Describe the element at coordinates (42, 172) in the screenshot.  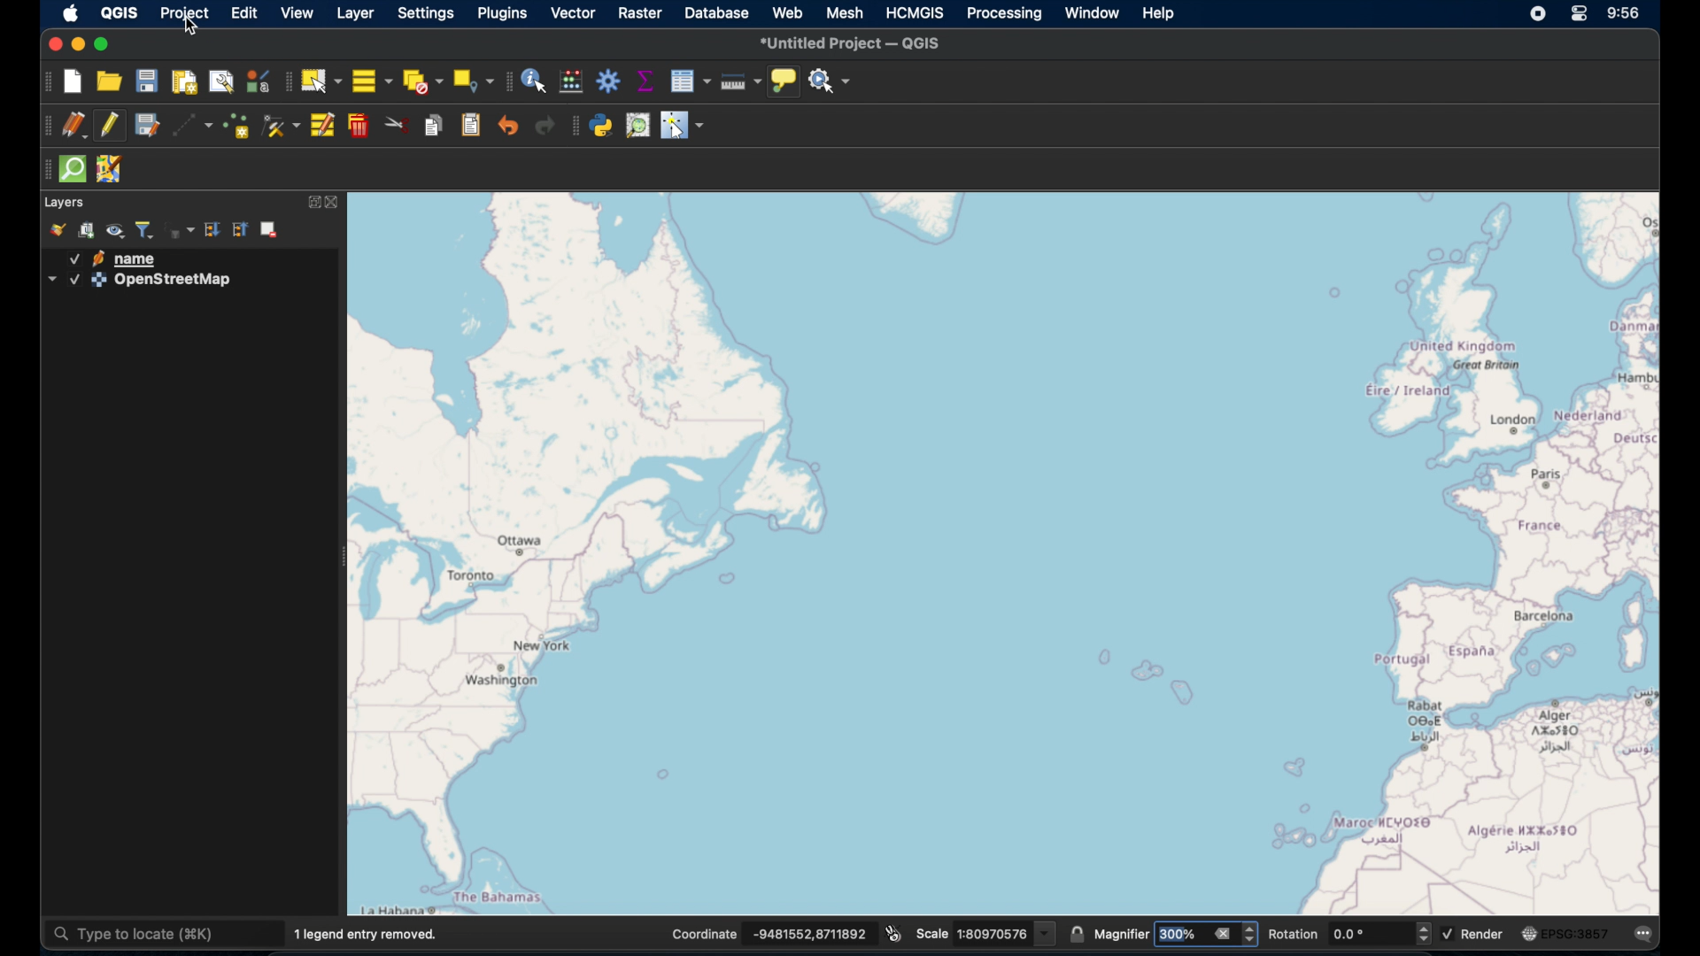
I see `drag handles` at that location.